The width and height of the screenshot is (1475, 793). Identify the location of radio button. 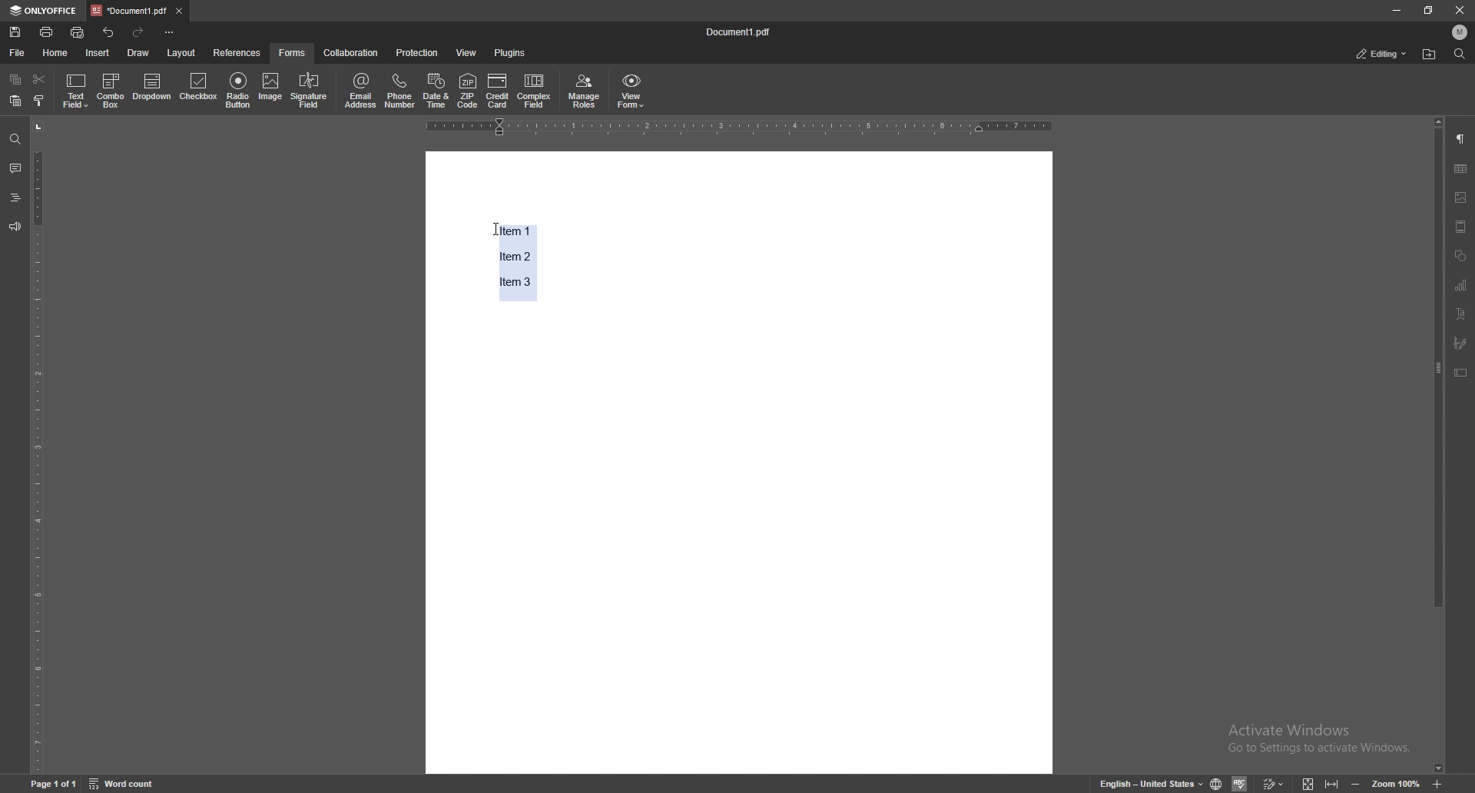
(240, 91).